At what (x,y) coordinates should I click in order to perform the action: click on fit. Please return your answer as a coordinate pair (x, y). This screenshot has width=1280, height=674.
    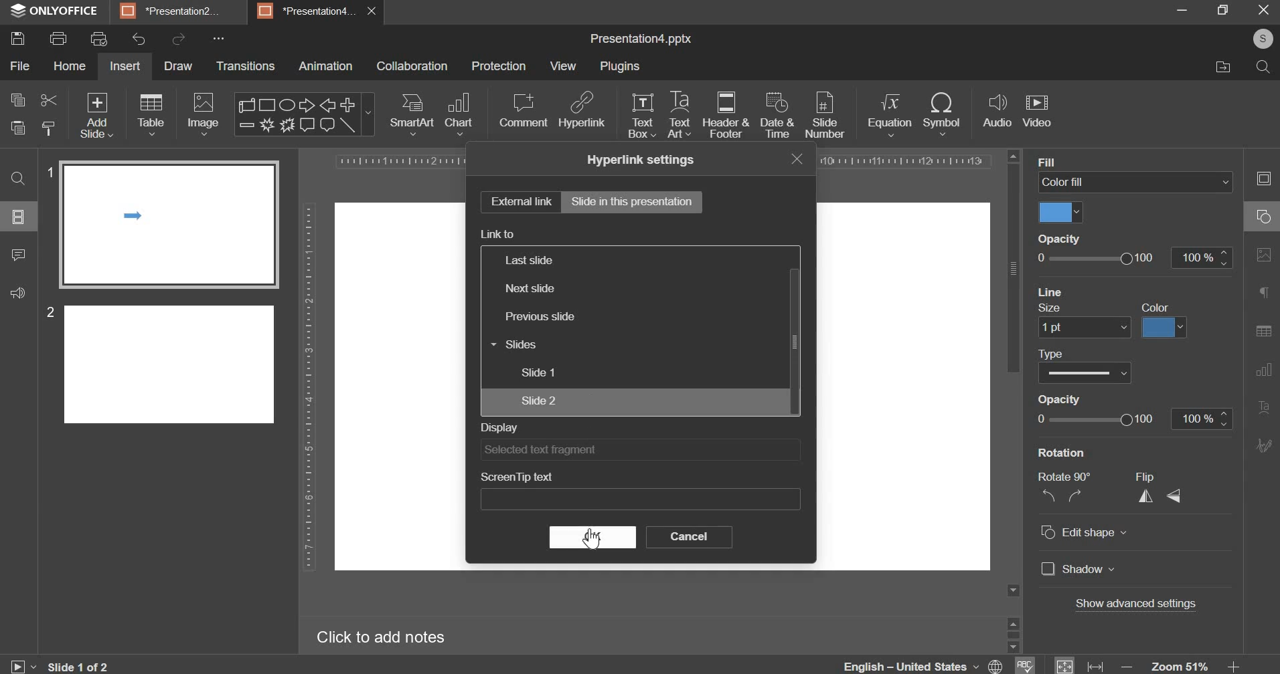
    Looking at the image, I should click on (1078, 663).